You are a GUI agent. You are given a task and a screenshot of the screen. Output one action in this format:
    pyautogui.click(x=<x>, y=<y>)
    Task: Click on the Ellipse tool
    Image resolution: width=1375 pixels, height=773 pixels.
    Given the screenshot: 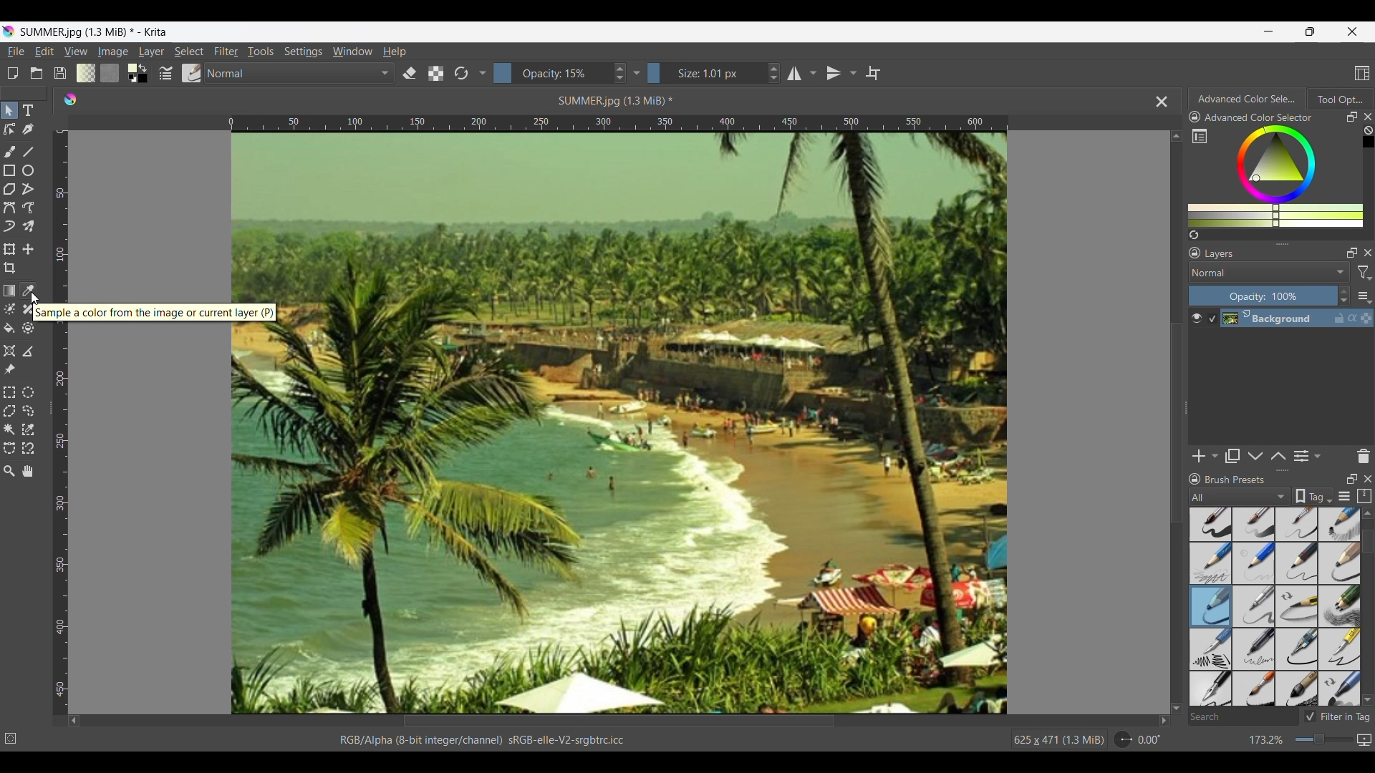 What is the action you would take?
    pyautogui.click(x=27, y=170)
    